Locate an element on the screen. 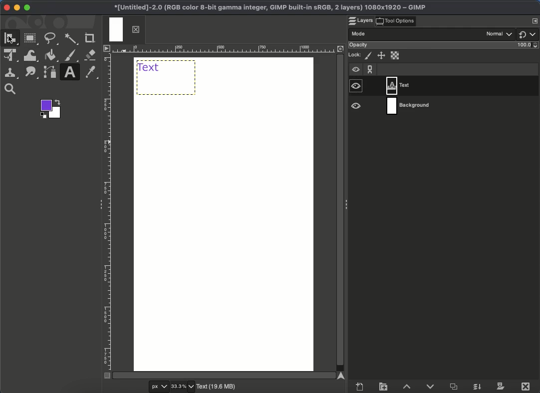 This screenshot has height=393, width=540. Path is located at coordinates (32, 73).